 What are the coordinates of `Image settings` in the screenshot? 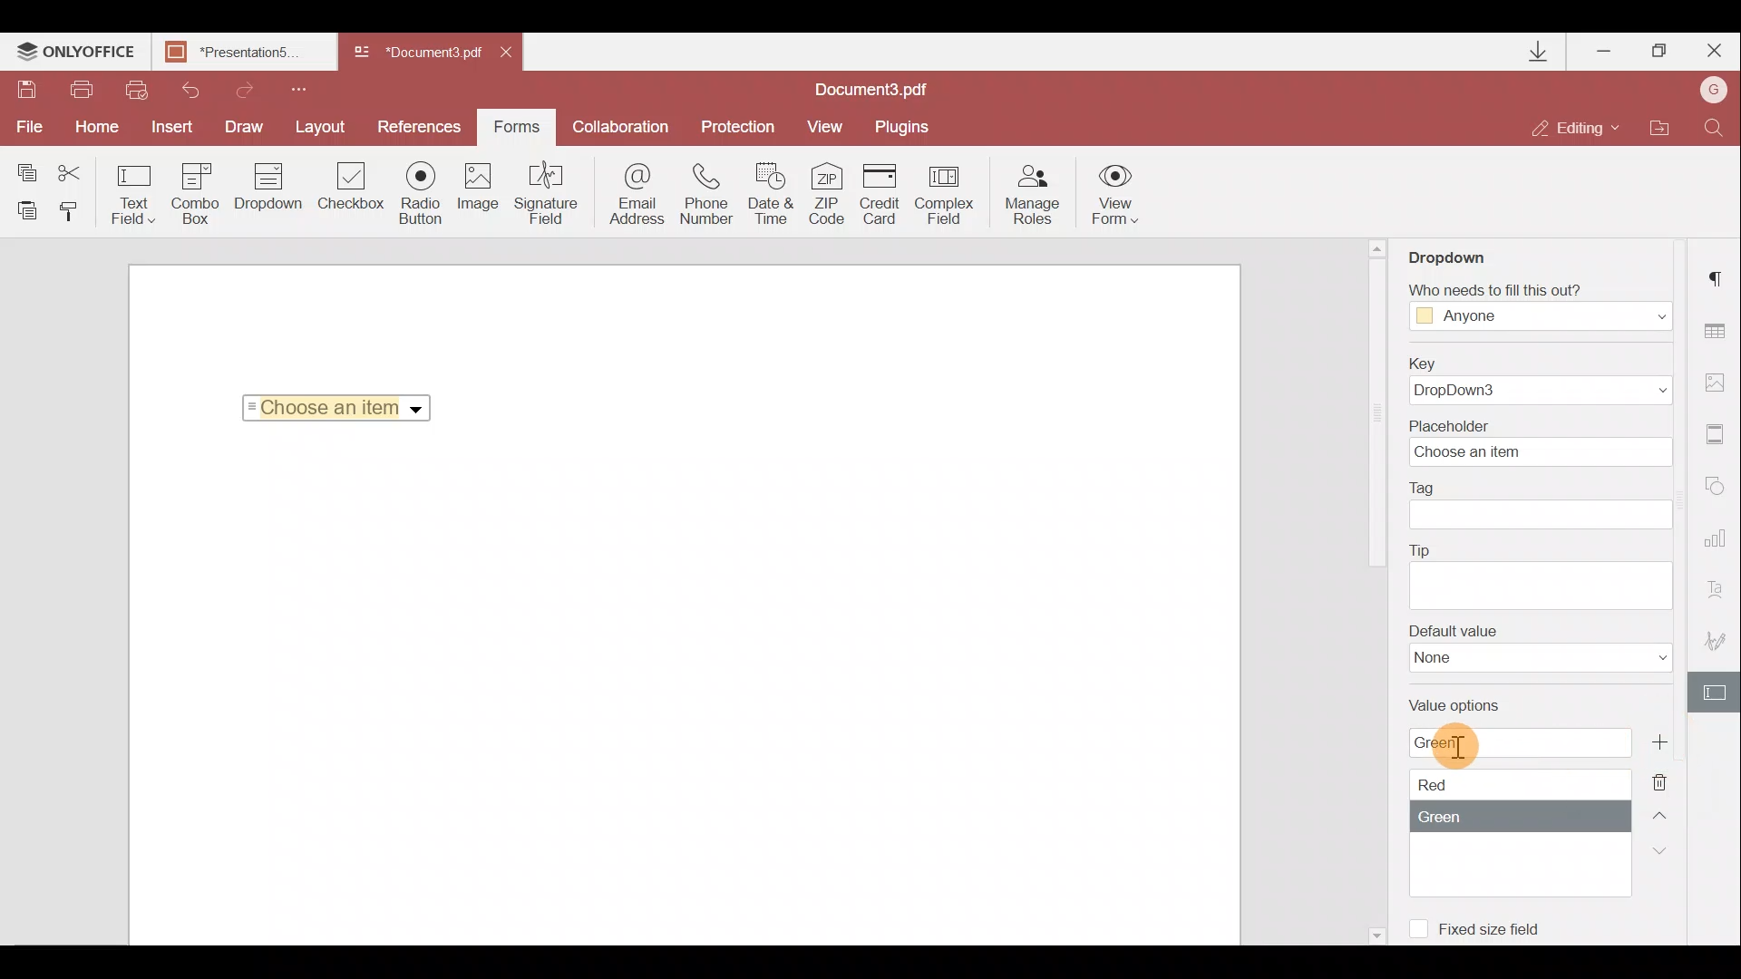 It's located at (1720, 382).